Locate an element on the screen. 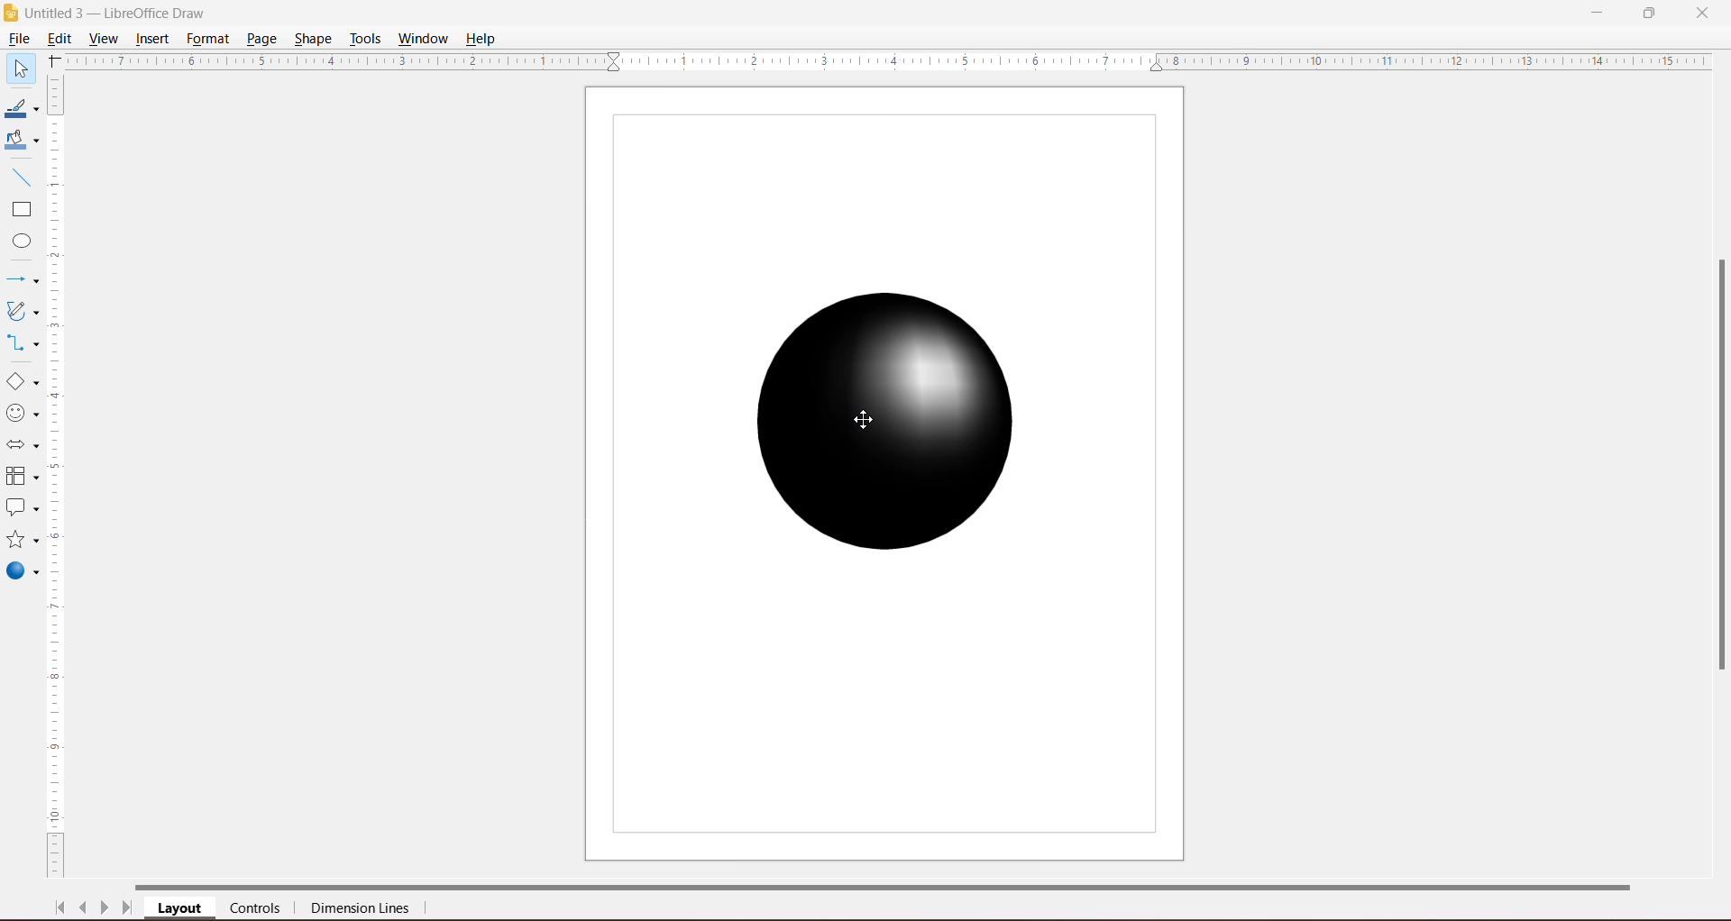 The height and width of the screenshot is (921, 1731). Insert Line is located at coordinates (20, 177).